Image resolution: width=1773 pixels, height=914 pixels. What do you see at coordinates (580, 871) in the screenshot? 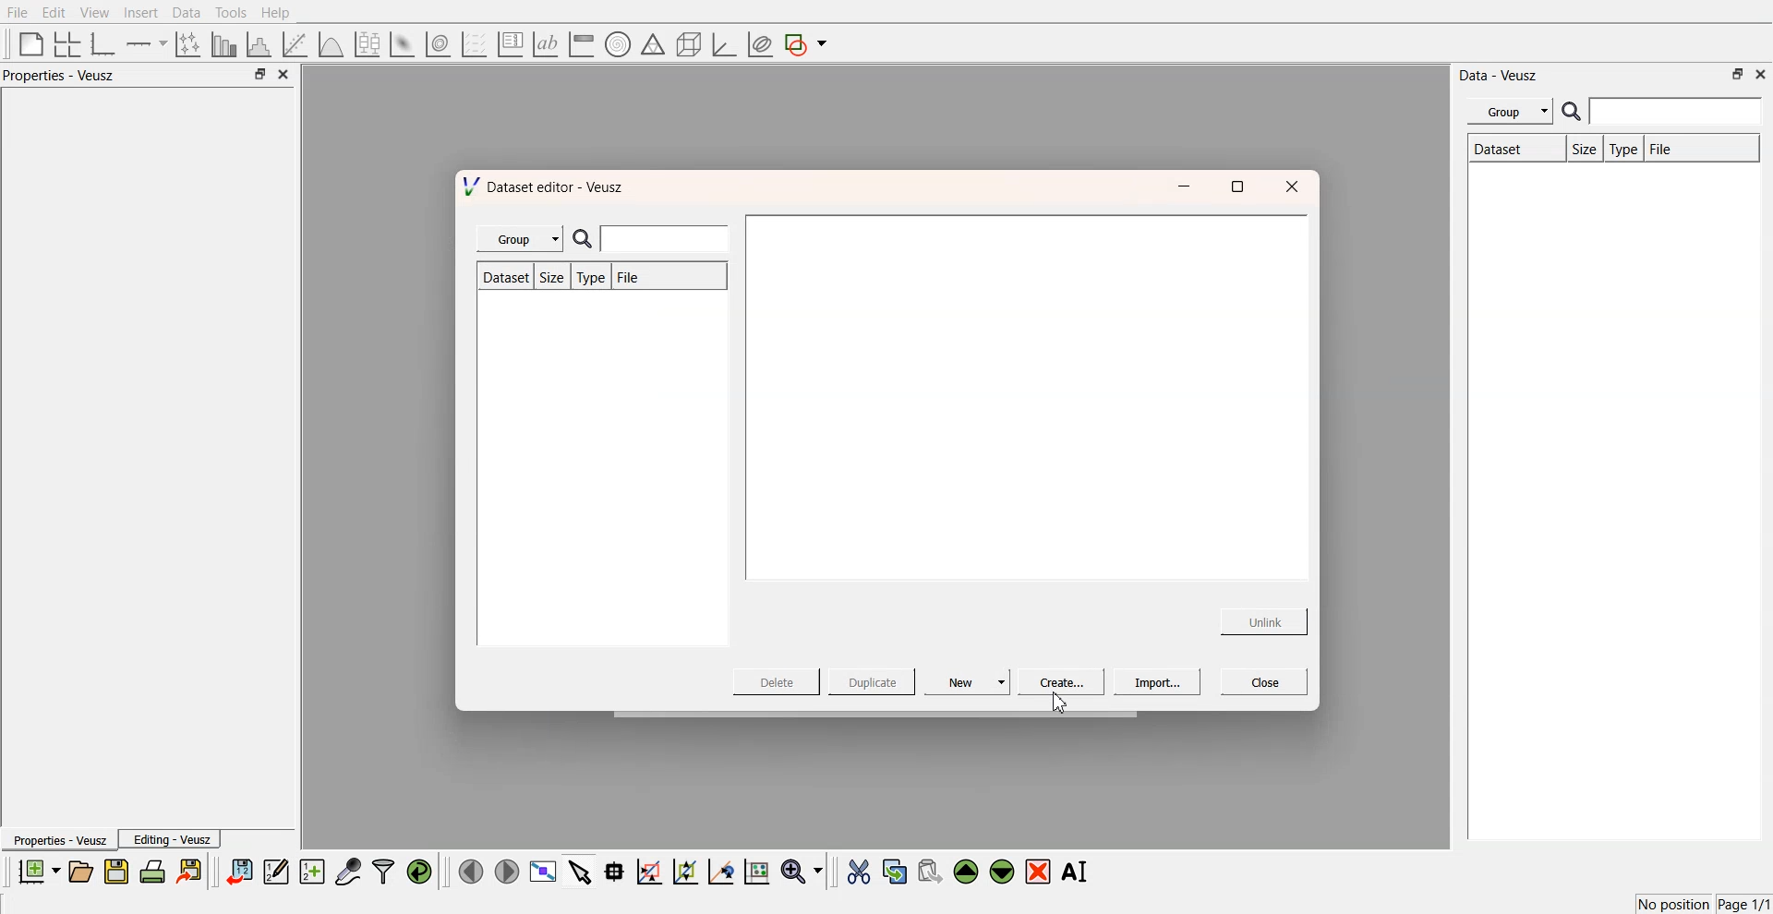
I see `select items` at bounding box center [580, 871].